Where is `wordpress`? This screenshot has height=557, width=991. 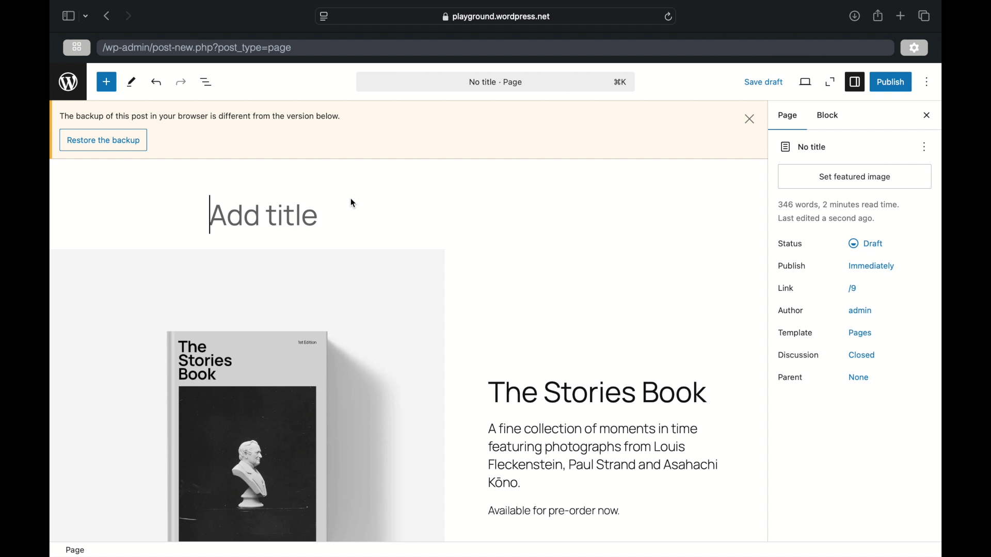 wordpress is located at coordinates (69, 81).